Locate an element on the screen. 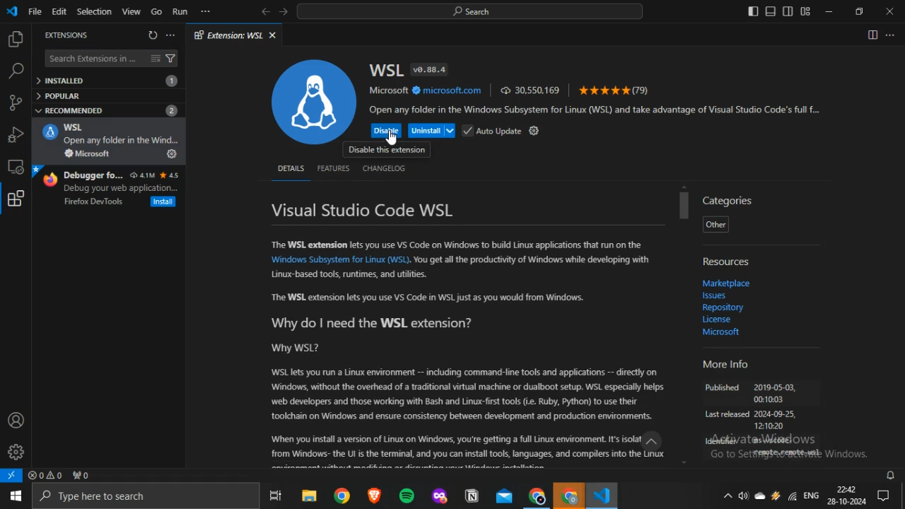 The height and width of the screenshot is (509, 905). VScode is located at coordinates (601, 495).